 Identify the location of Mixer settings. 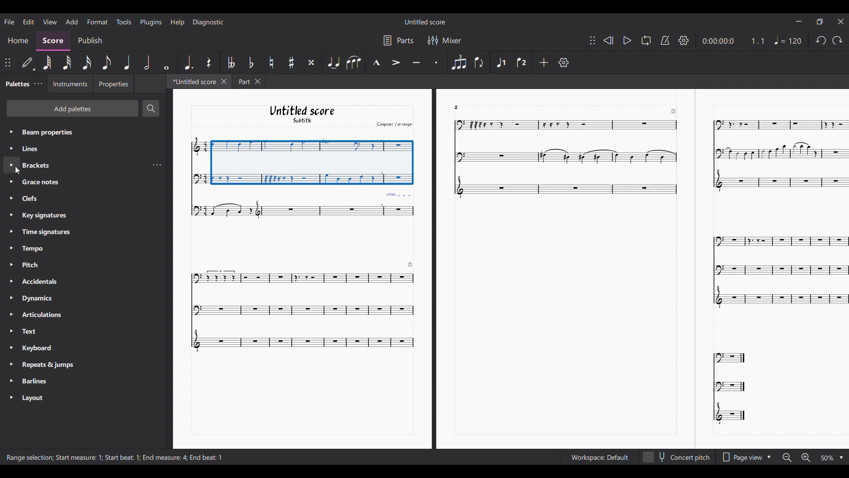
(452, 40).